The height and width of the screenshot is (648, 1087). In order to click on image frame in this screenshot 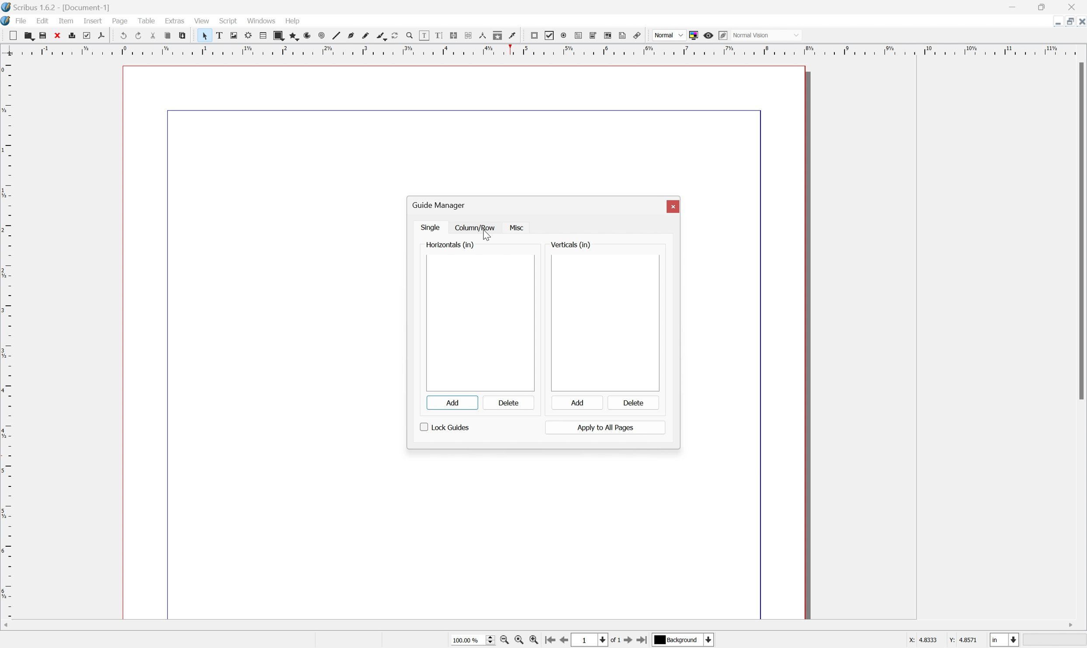, I will do `click(233, 35)`.